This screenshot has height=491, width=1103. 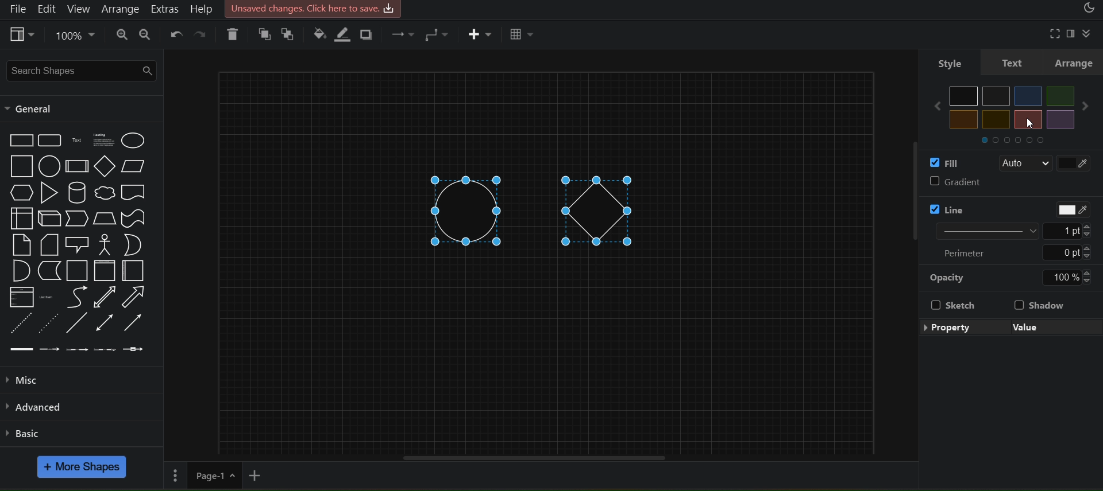 I want to click on , so click(x=964, y=96).